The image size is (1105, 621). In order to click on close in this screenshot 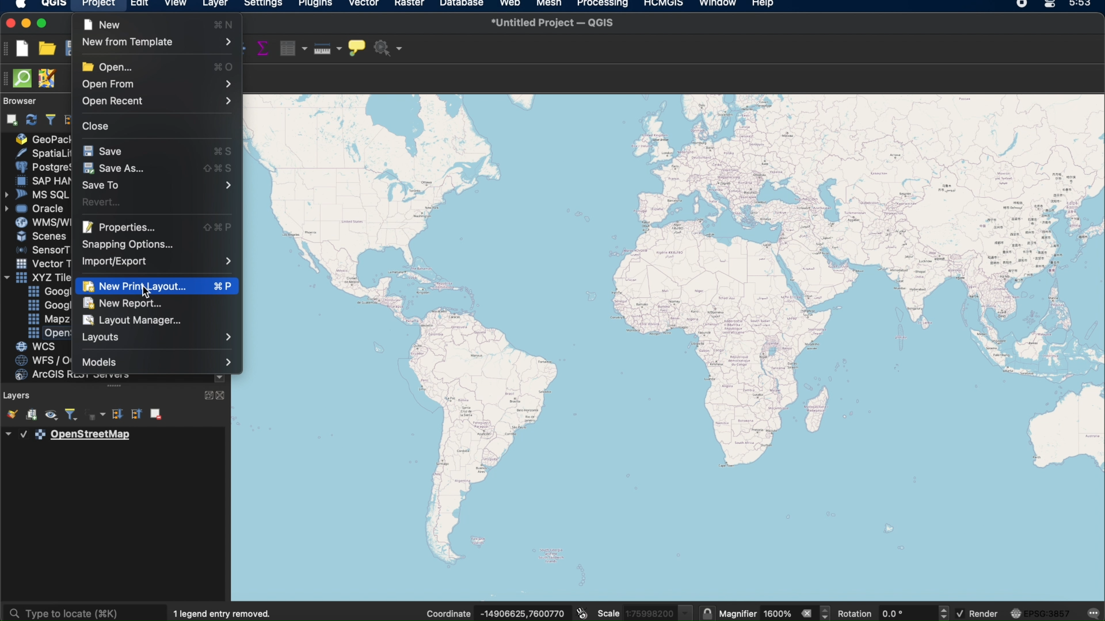, I will do `click(223, 396)`.